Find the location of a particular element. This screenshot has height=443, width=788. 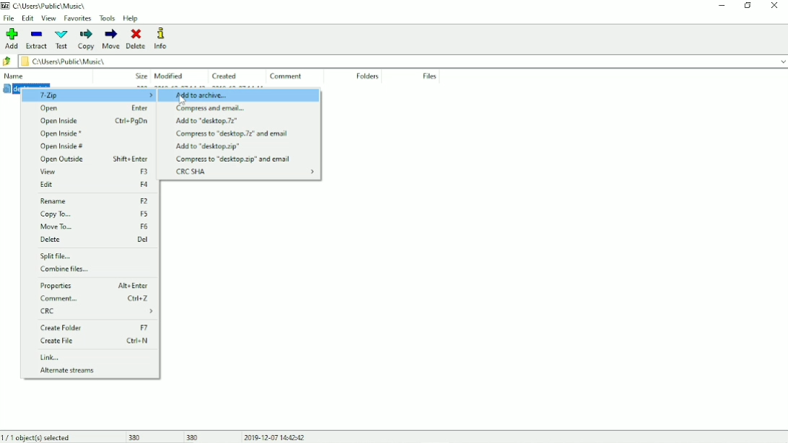

File location is located at coordinates (403, 61).